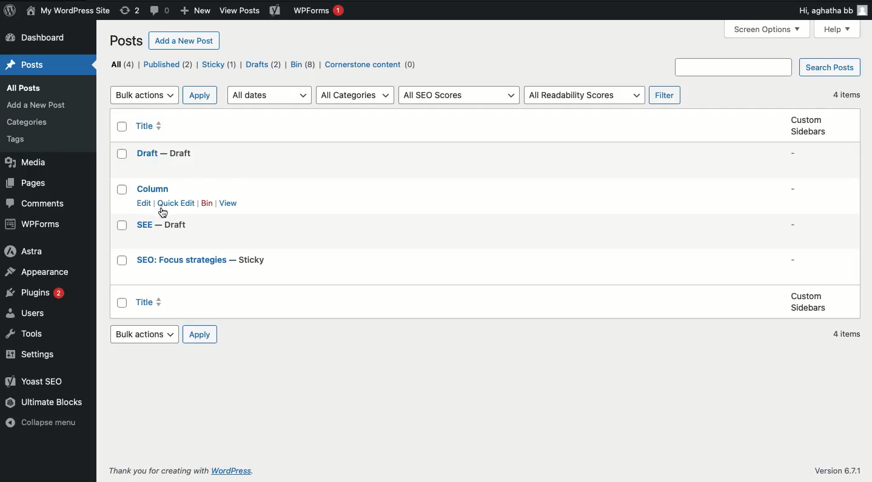 The width and height of the screenshot is (872, 482). What do you see at coordinates (156, 471) in the screenshot?
I see `` at bounding box center [156, 471].